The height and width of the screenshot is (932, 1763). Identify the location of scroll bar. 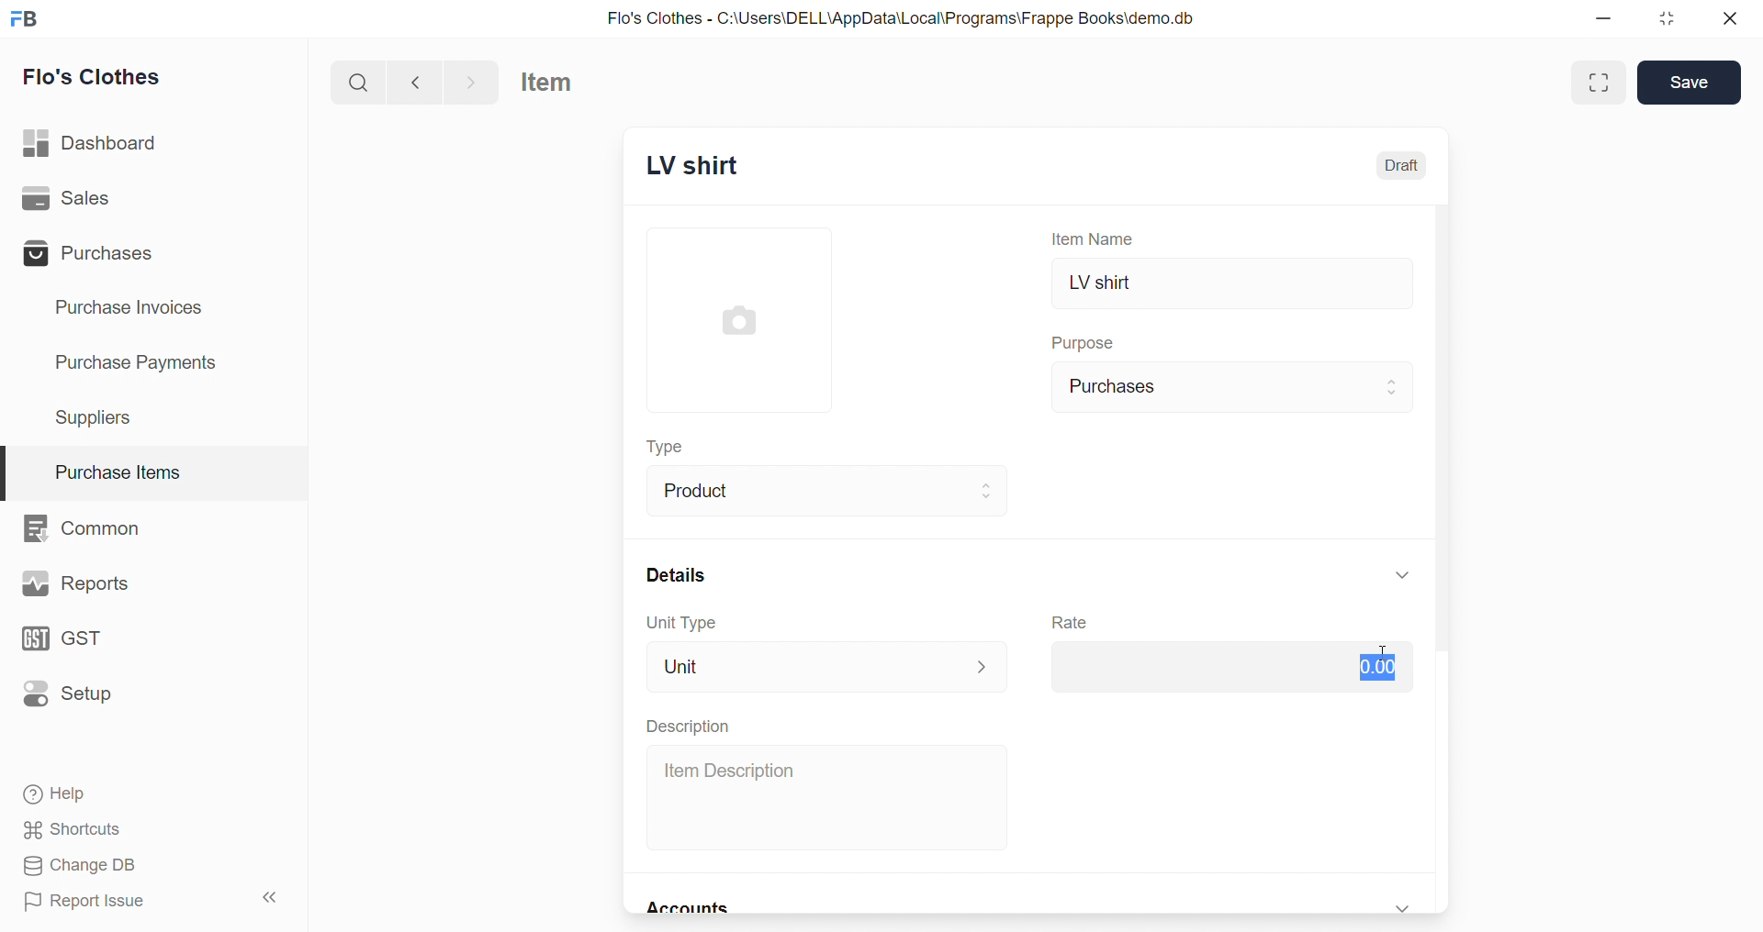
(1449, 559).